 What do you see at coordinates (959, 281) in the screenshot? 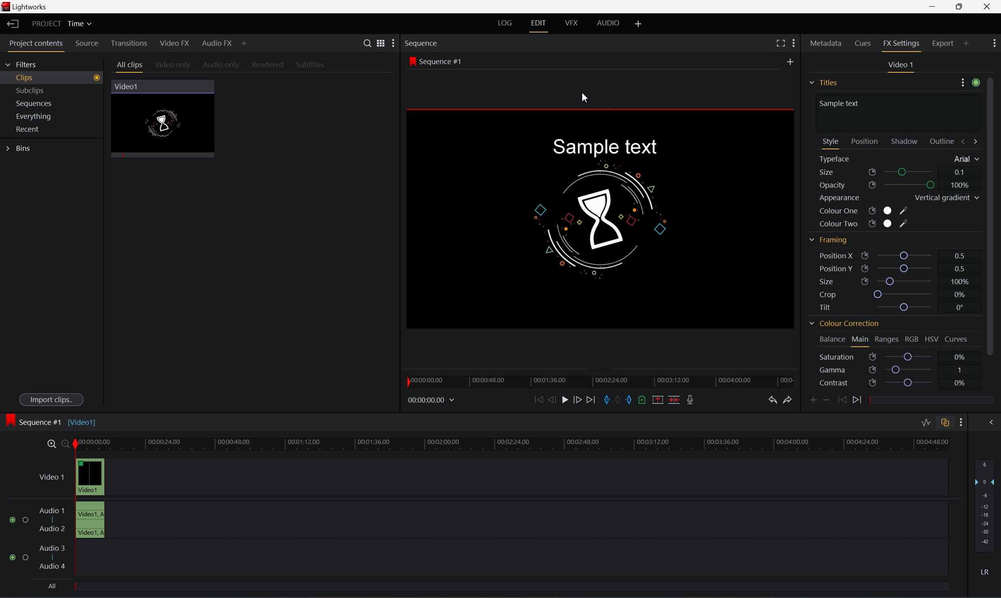
I see `100%` at bounding box center [959, 281].